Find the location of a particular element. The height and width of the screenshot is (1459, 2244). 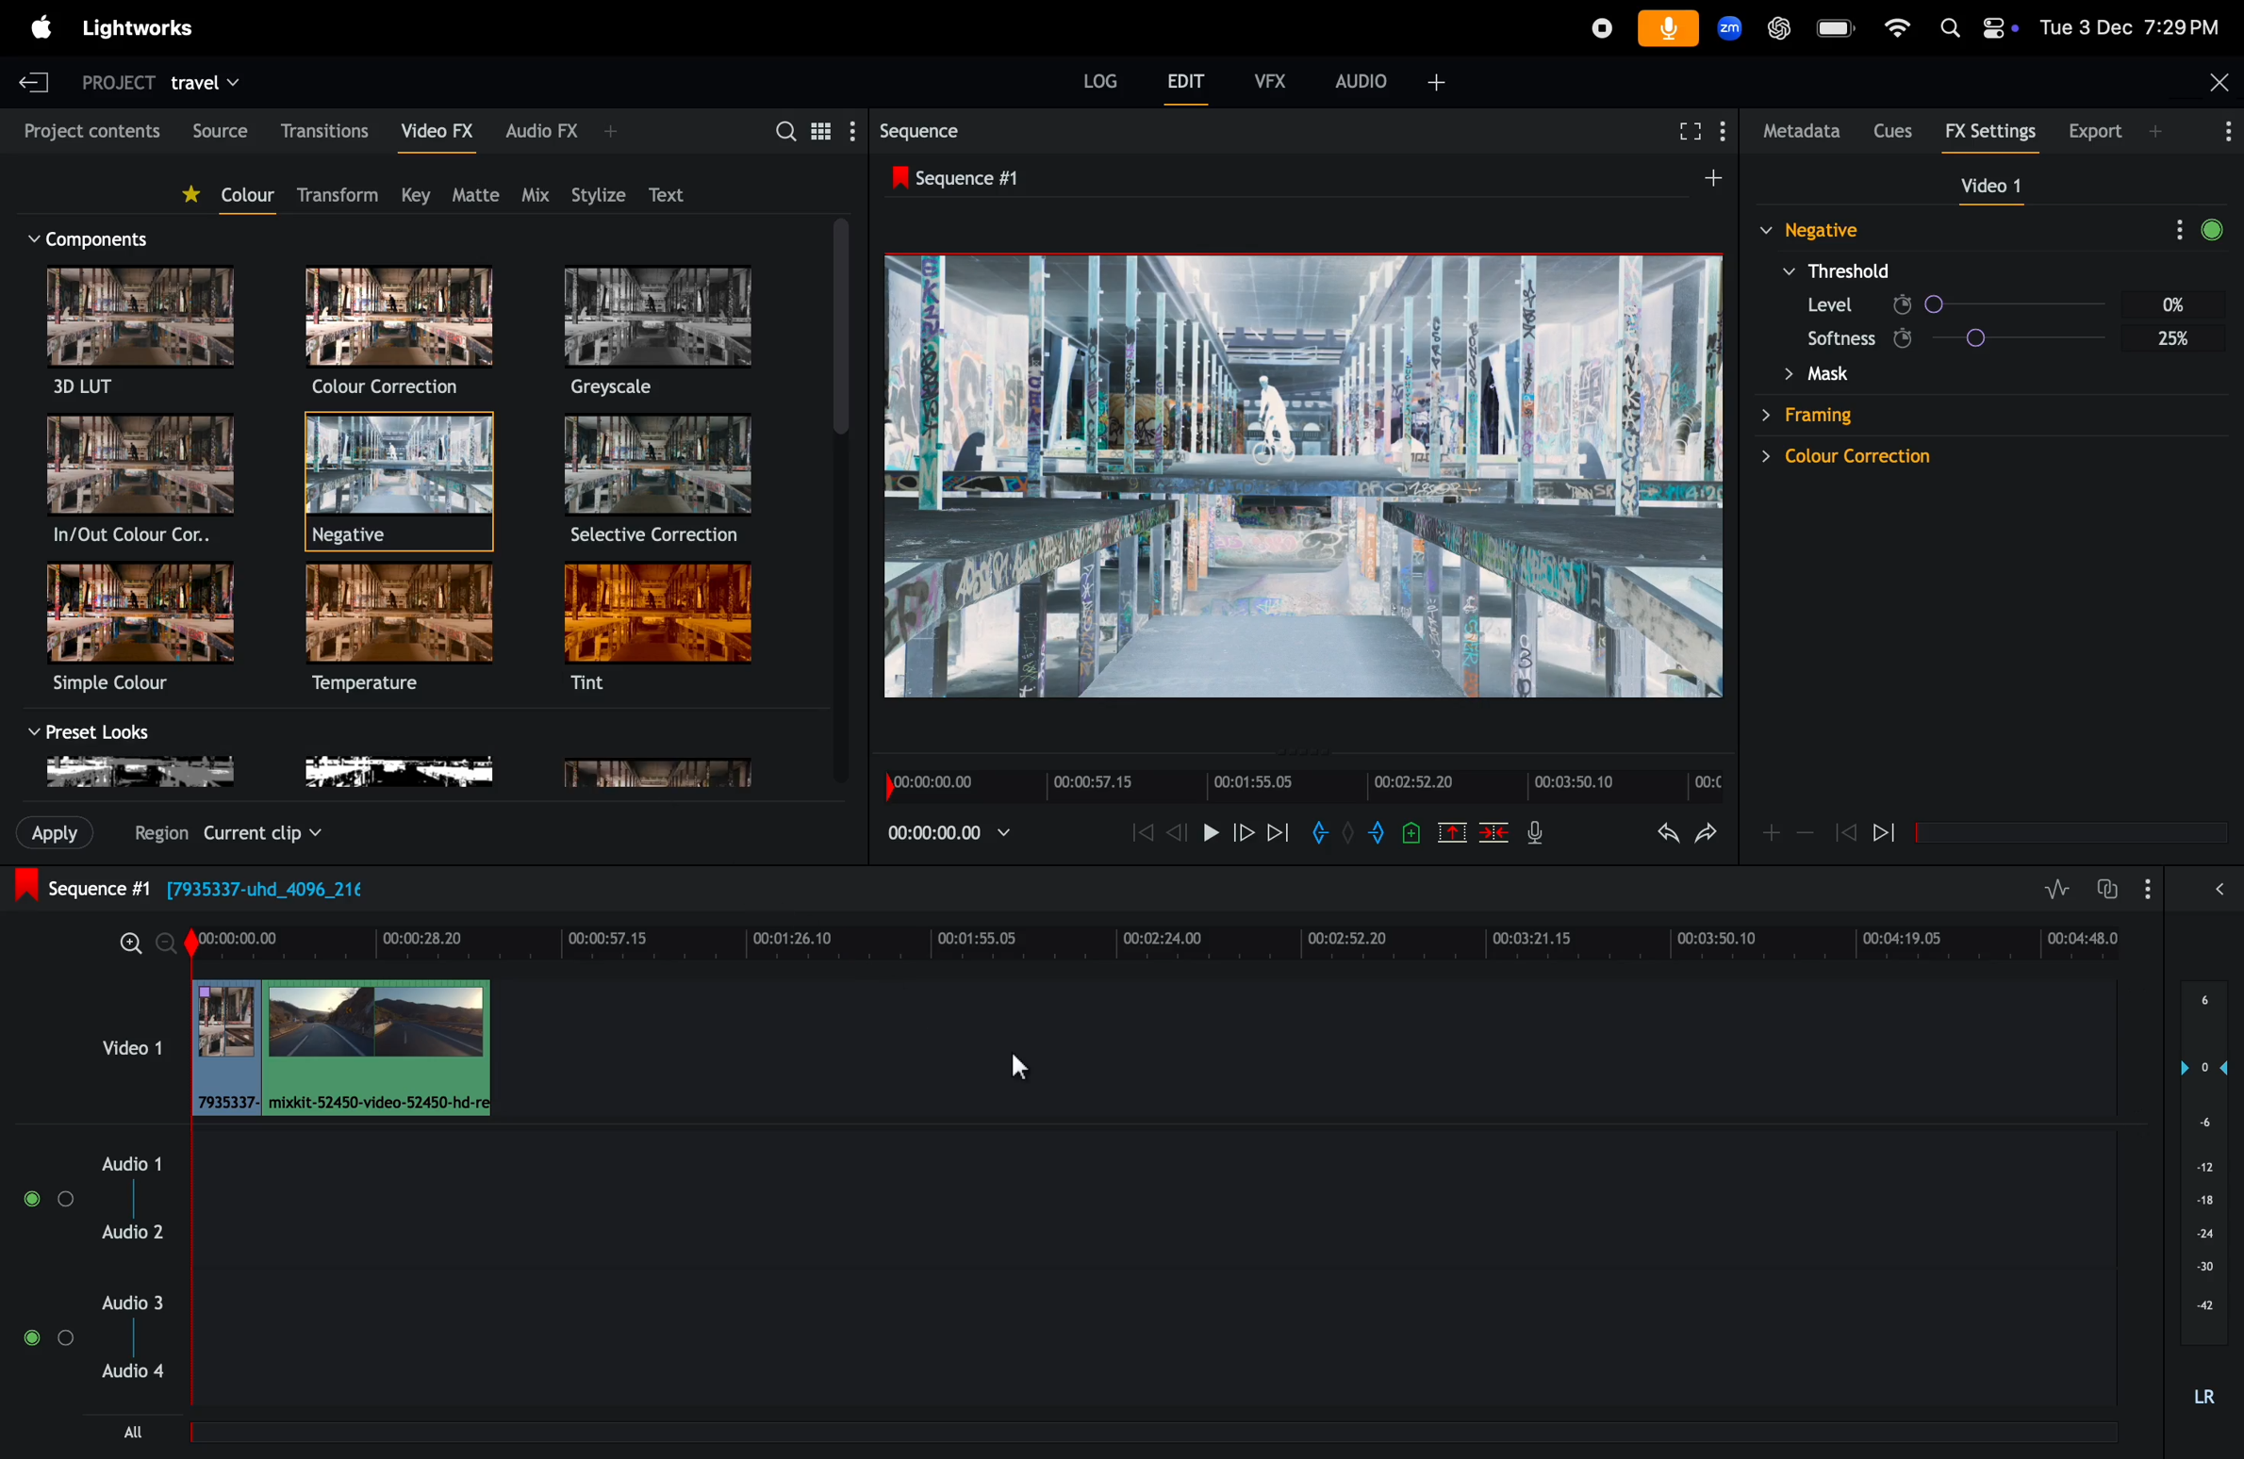

full screen is located at coordinates (1691, 131).